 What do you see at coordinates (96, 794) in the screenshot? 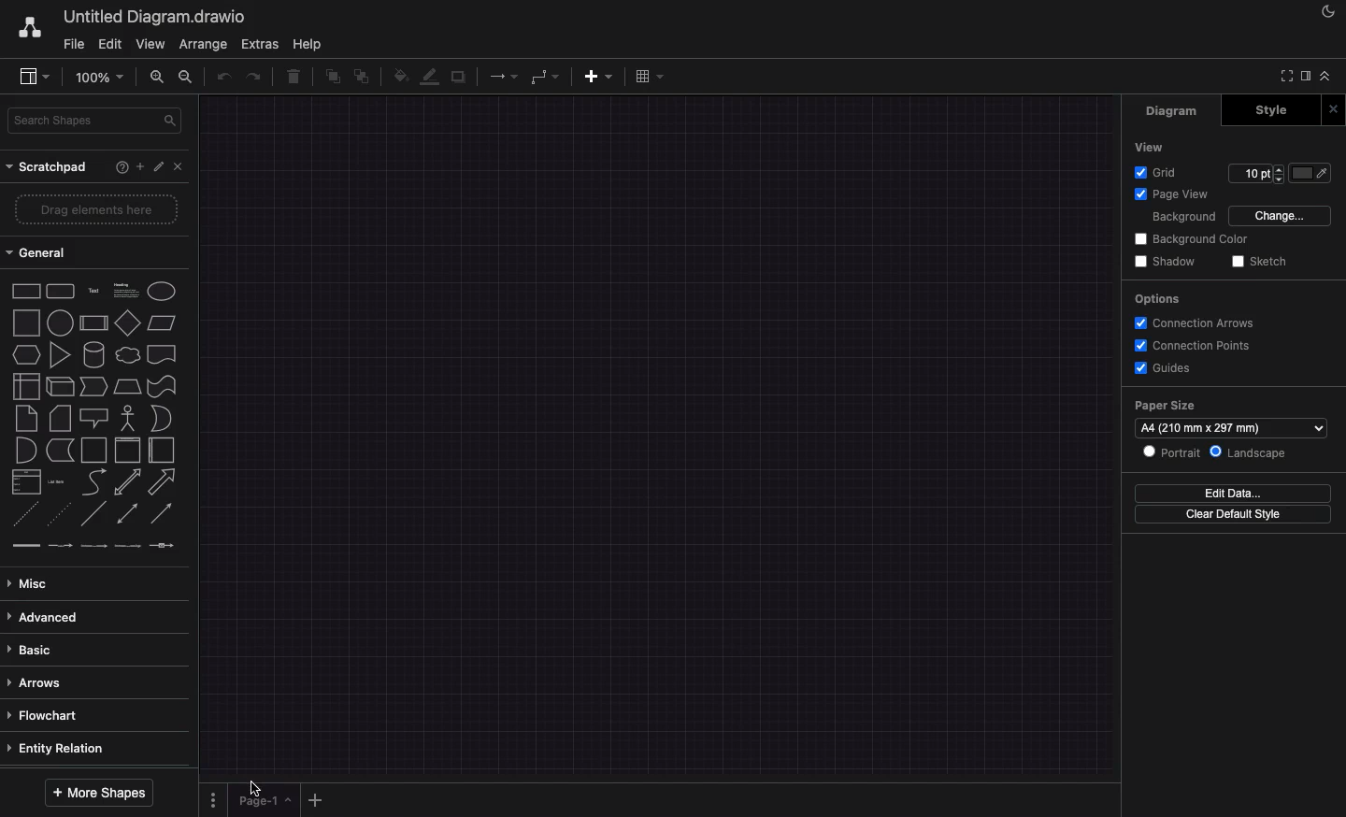
I see `more shapes` at bounding box center [96, 794].